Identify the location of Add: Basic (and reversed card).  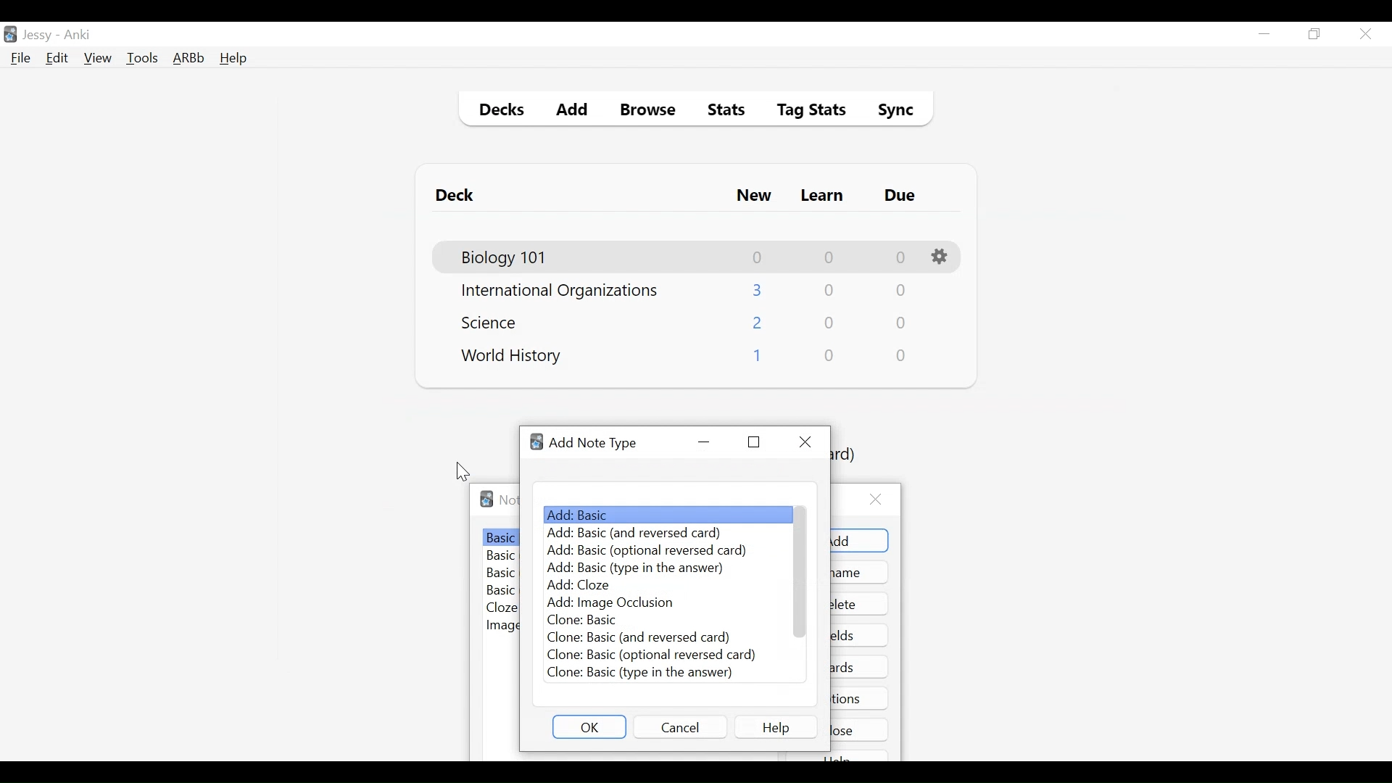
(645, 534).